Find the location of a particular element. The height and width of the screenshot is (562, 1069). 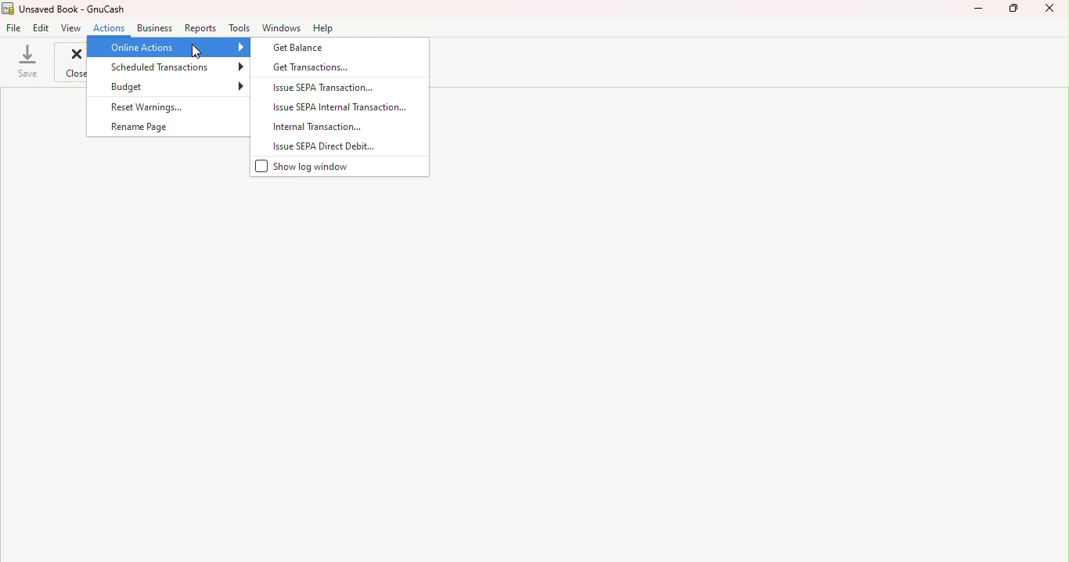

Budget is located at coordinates (171, 86).